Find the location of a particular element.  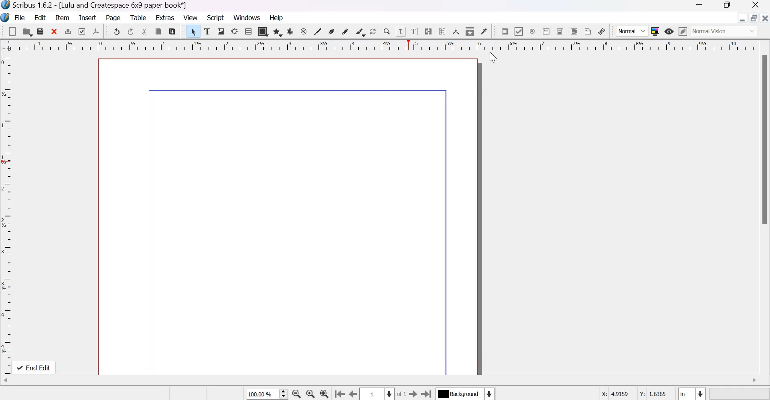

save as pdf is located at coordinates (97, 32).